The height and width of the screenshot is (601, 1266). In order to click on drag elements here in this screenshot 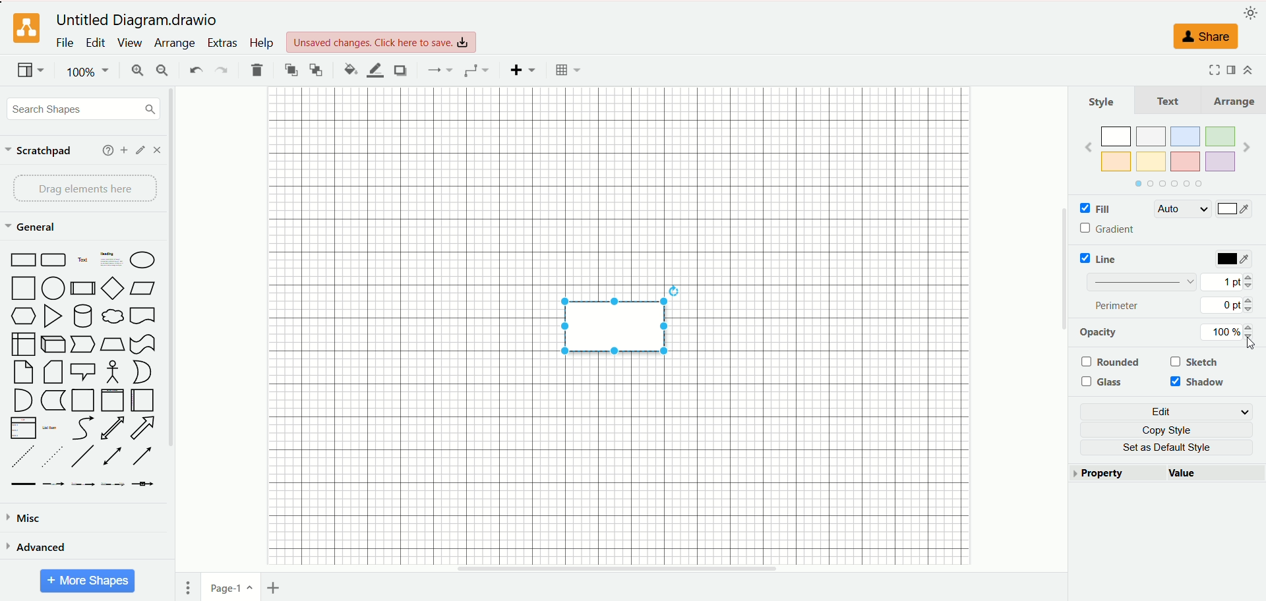, I will do `click(86, 188)`.